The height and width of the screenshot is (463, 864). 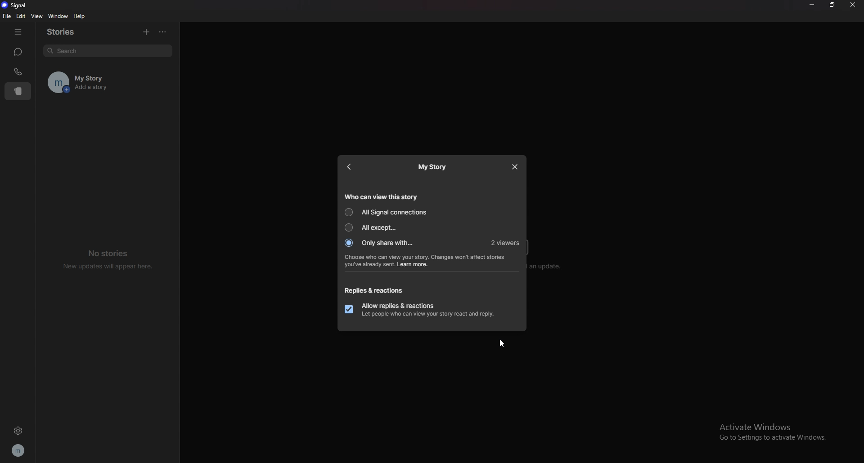 I want to click on all signal connections, so click(x=388, y=212).